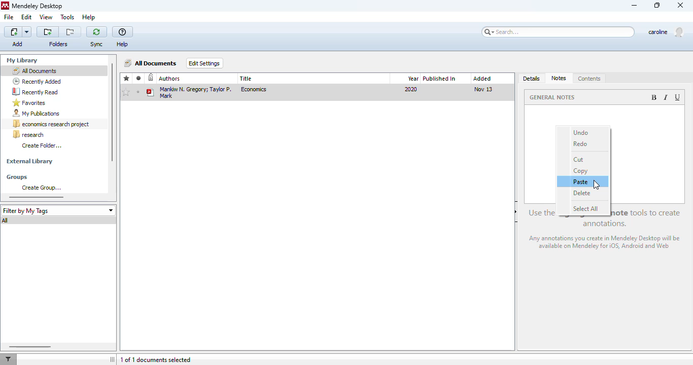 The height and width of the screenshot is (365, 693). What do you see at coordinates (665, 97) in the screenshot?
I see `italic` at bounding box center [665, 97].